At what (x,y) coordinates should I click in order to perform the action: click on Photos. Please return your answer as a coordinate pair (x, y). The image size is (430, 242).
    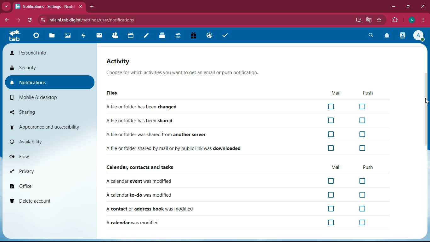
    Looking at the image, I should click on (68, 36).